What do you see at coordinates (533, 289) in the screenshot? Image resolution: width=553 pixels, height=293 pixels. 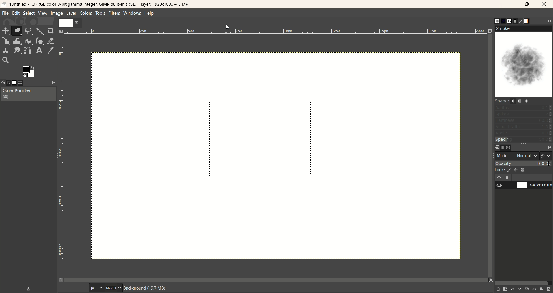 I see `merge this layer` at bounding box center [533, 289].